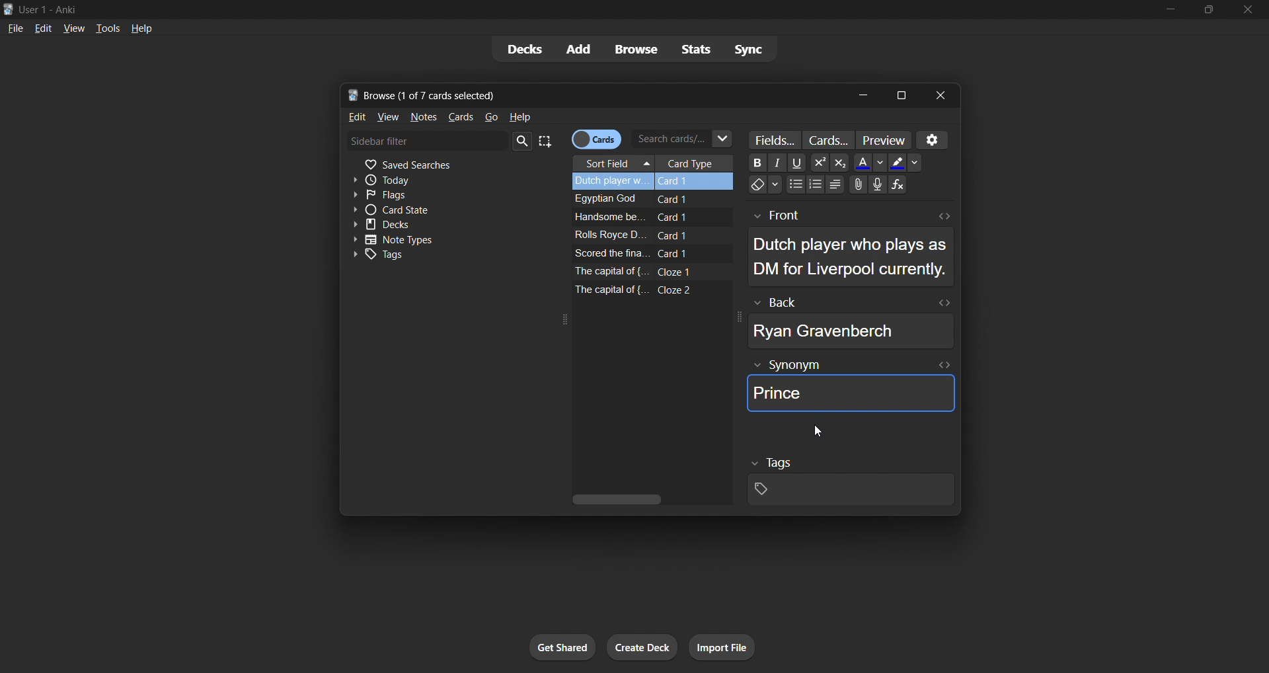  What do you see at coordinates (427, 223) in the screenshot?
I see `decks toggle` at bounding box center [427, 223].